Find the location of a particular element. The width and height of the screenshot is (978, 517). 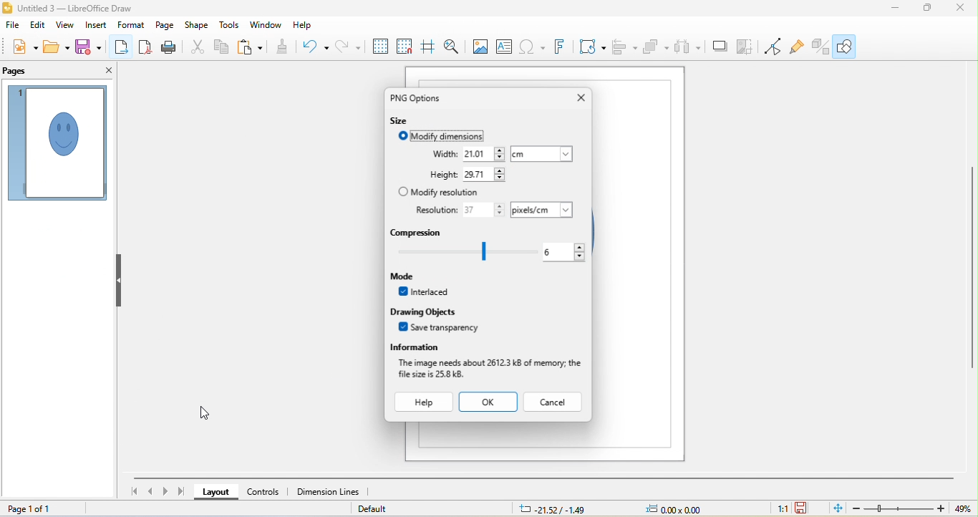

modify resolution is located at coordinates (440, 192).